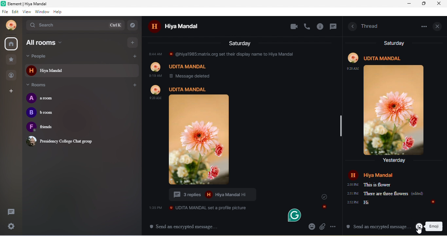  What do you see at coordinates (437, 27) in the screenshot?
I see `close` at bounding box center [437, 27].